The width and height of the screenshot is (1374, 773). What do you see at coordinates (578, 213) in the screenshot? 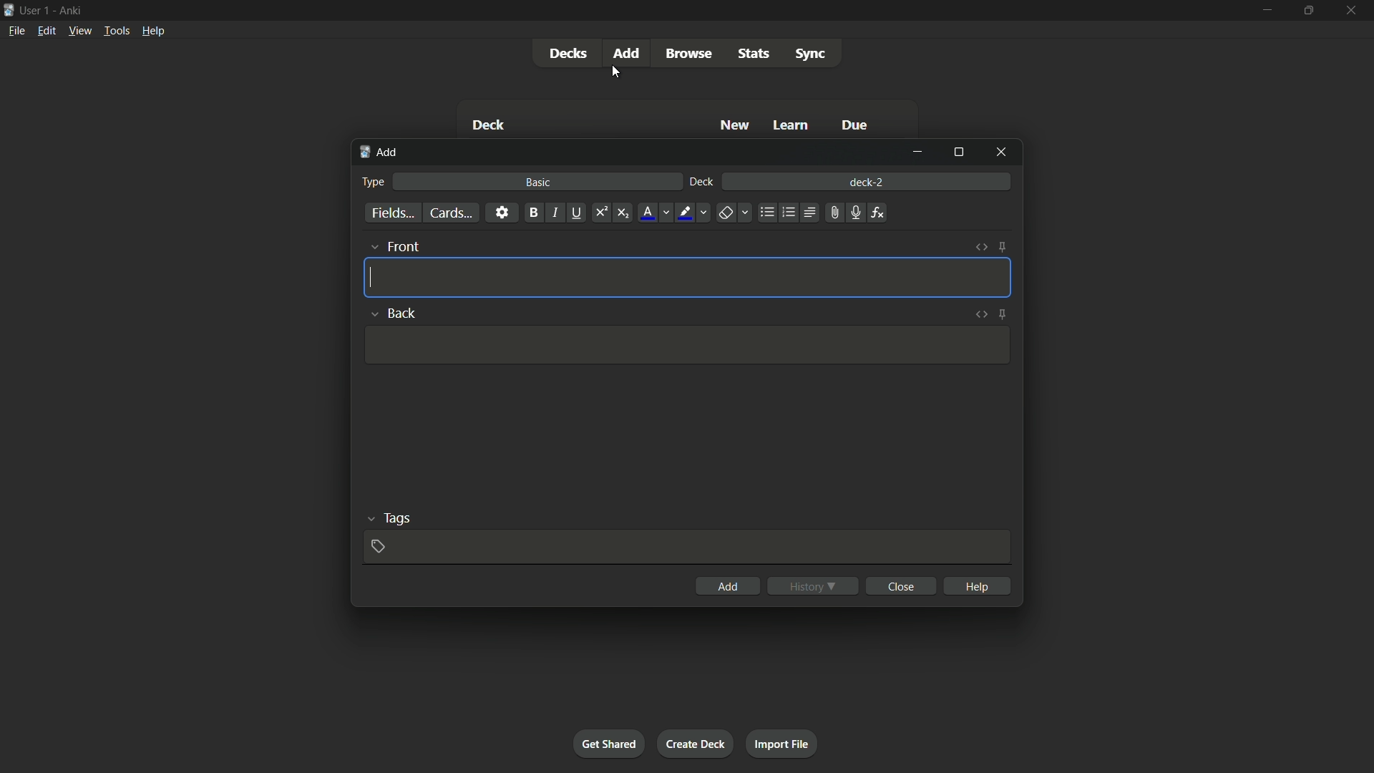
I see `underline` at bounding box center [578, 213].